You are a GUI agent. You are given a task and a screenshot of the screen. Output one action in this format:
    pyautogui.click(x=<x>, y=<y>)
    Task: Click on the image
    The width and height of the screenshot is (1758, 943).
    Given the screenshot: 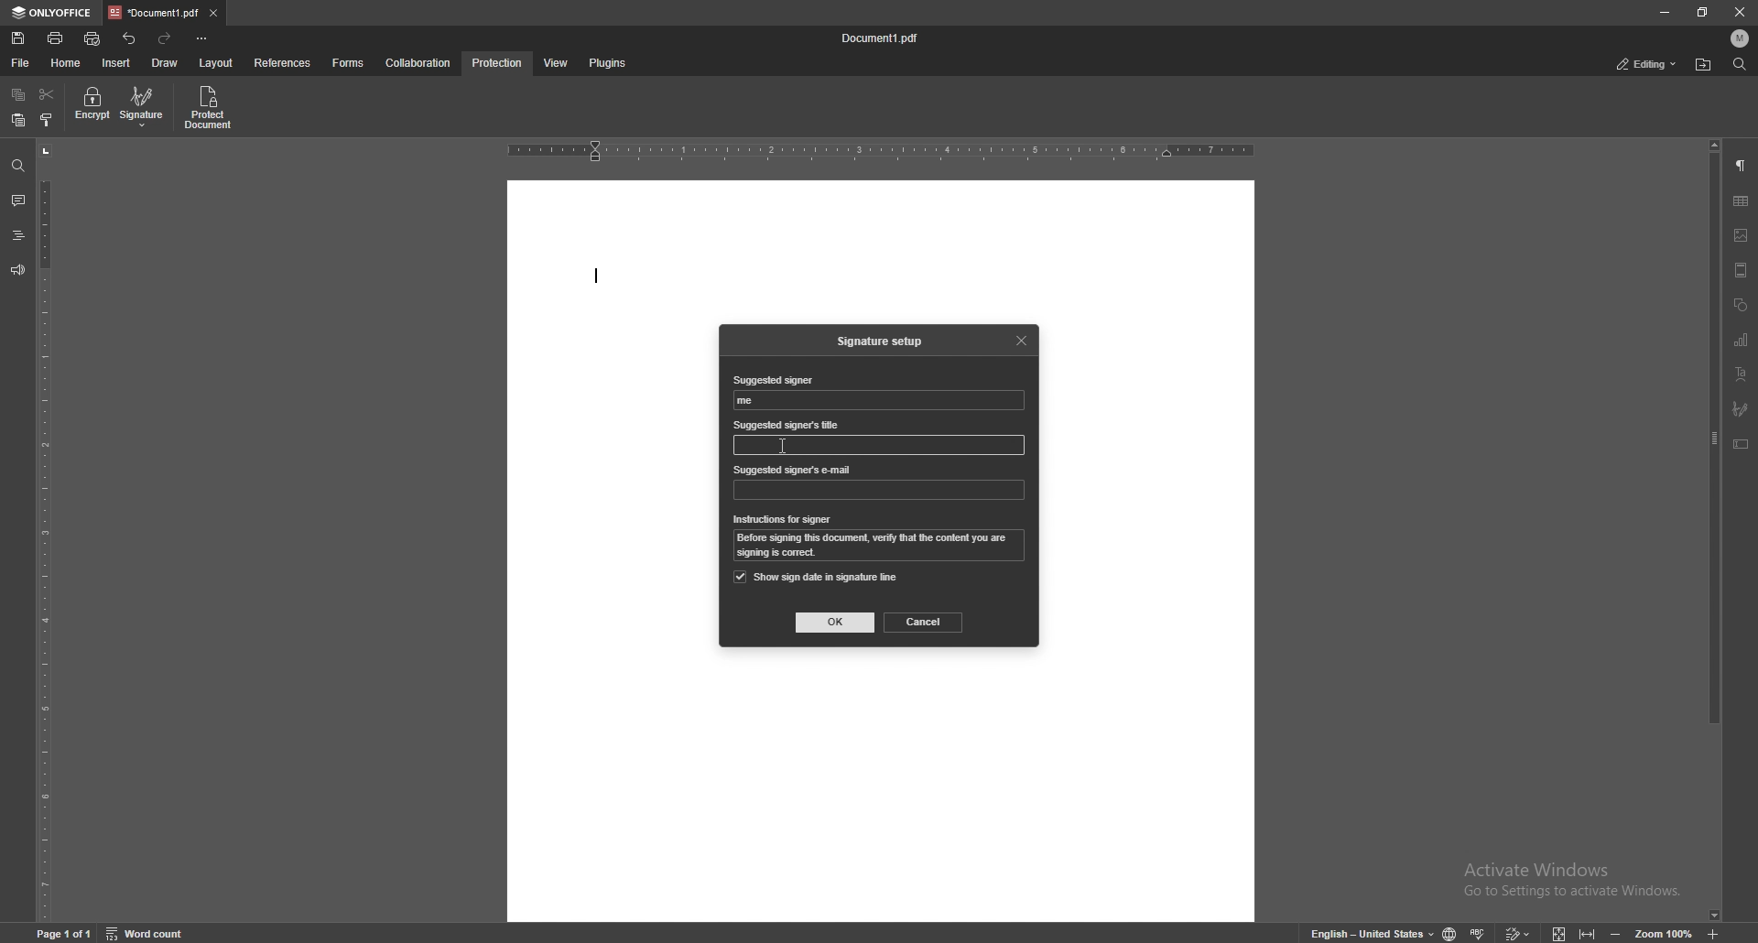 What is the action you would take?
    pyautogui.click(x=1742, y=235)
    